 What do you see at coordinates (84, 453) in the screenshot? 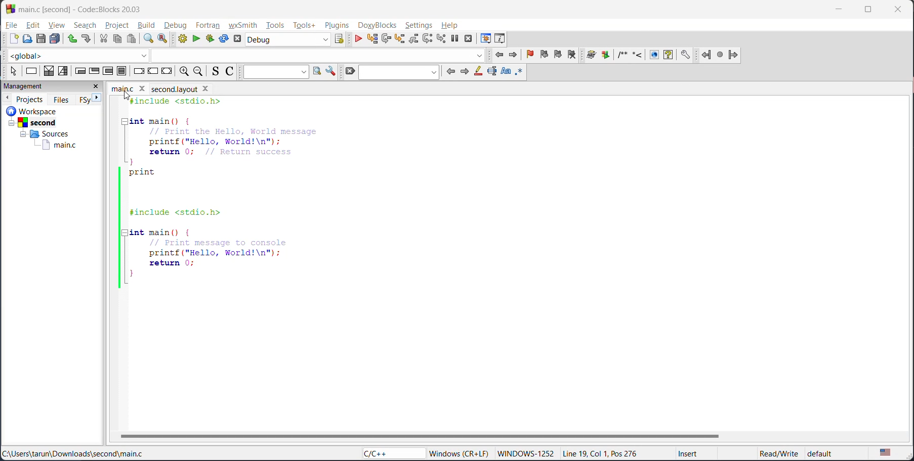
I see `file location` at bounding box center [84, 453].